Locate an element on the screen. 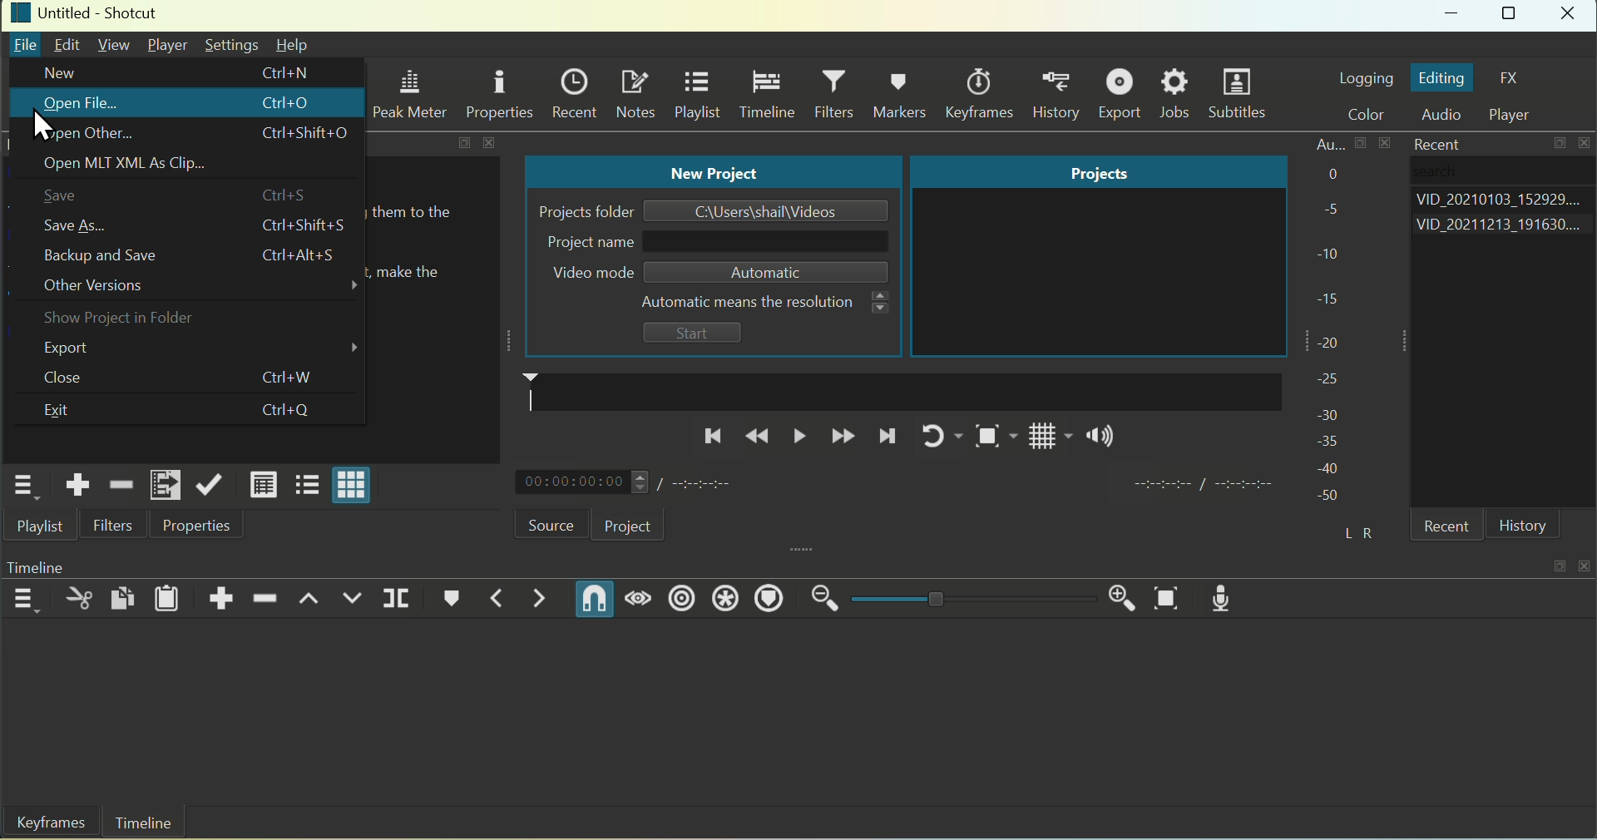 Image resolution: width=1597 pixels, height=840 pixels. Help is located at coordinates (293, 45).